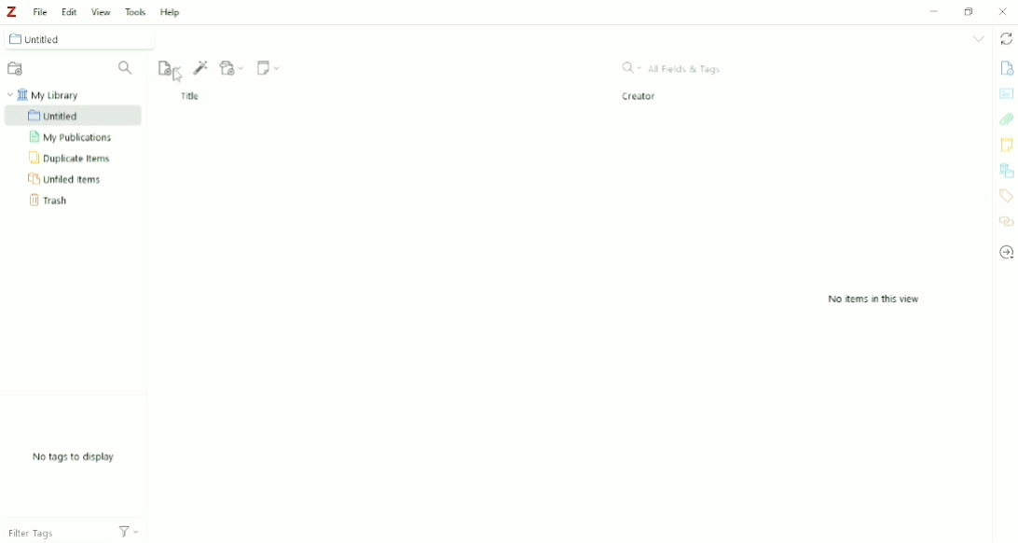 Image resolution: width=1018 pixels, height=543 pixels. Describe the element at coordinates (135, 531) in the screenshot. I see `Actions` at that location.